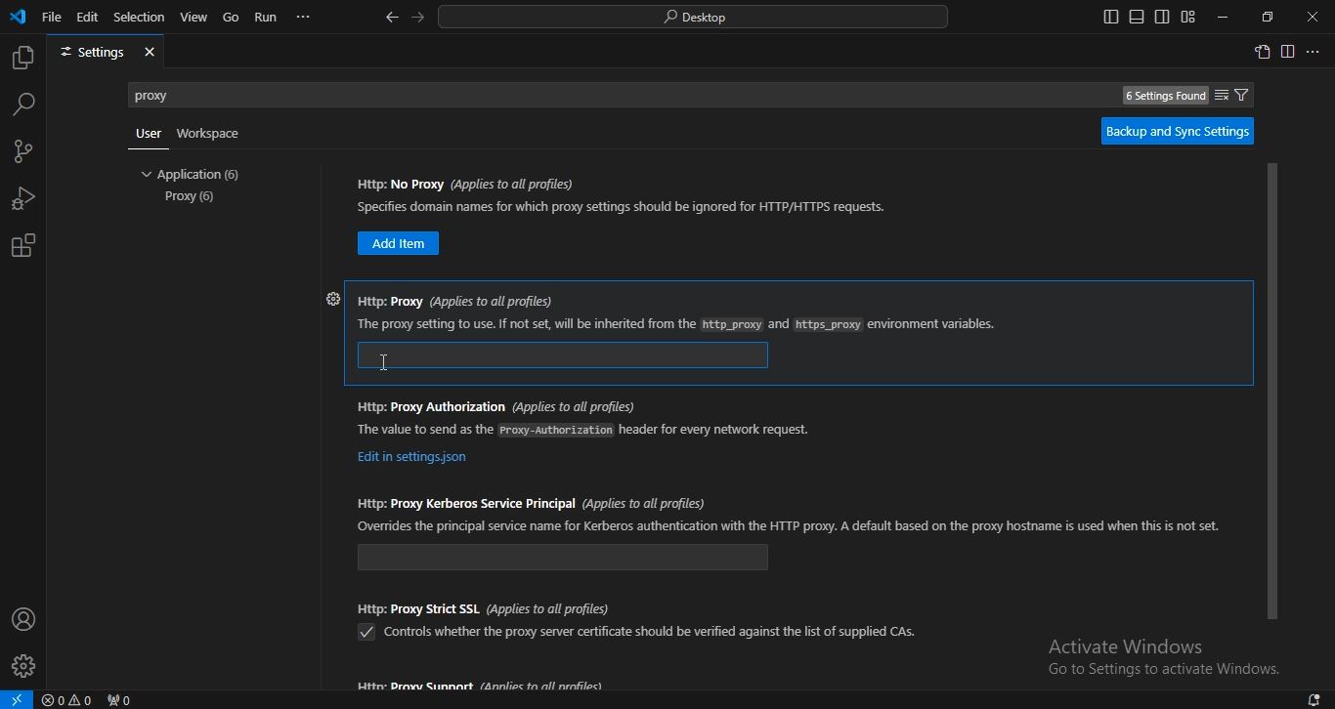 Image resolution: width=1335 pixels, height=709 pixels. I want to click on explorer, so click(22, 57).